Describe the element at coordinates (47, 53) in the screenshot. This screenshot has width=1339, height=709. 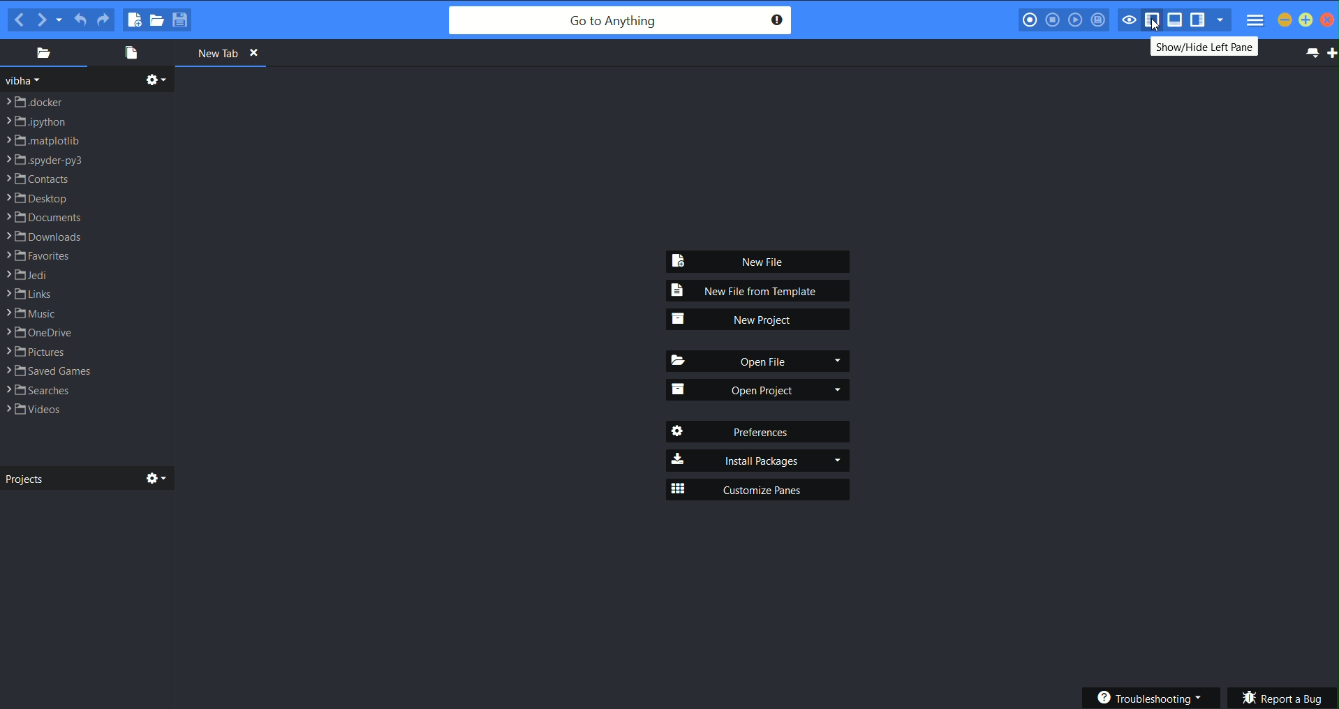
I see `file explorer` at that location.